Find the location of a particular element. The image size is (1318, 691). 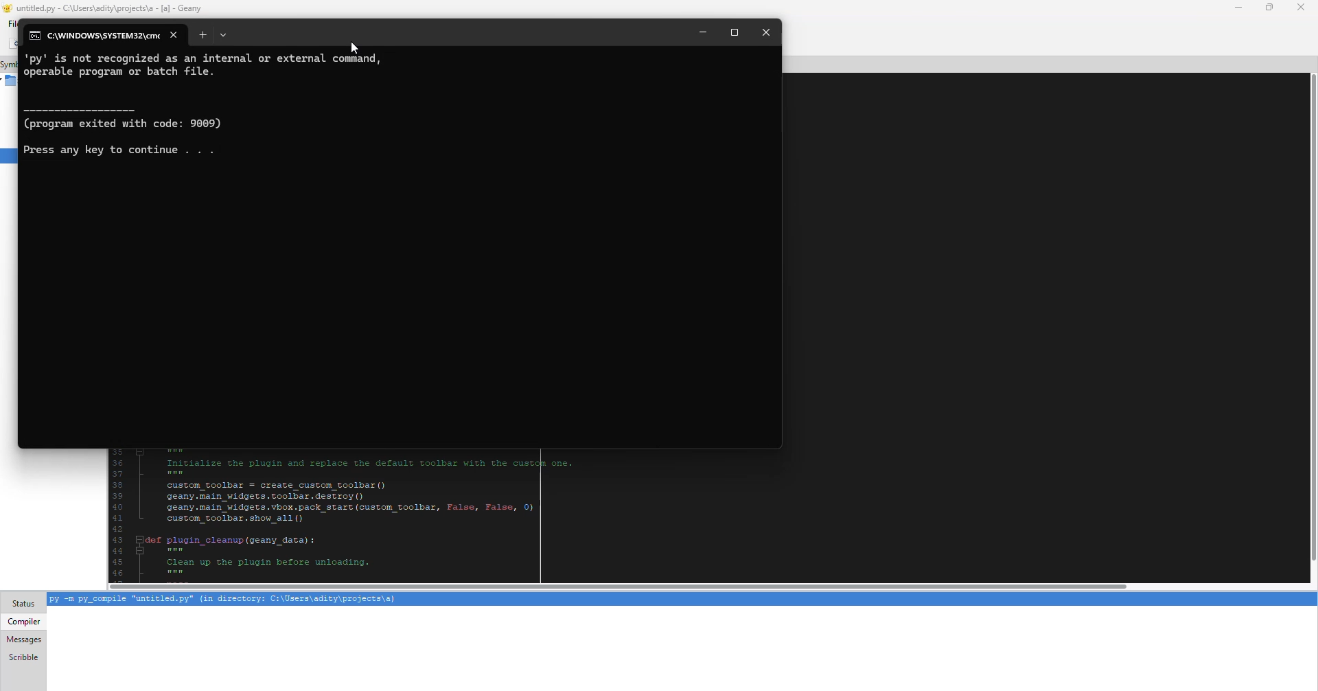

status is located at coordinates (23, 604).